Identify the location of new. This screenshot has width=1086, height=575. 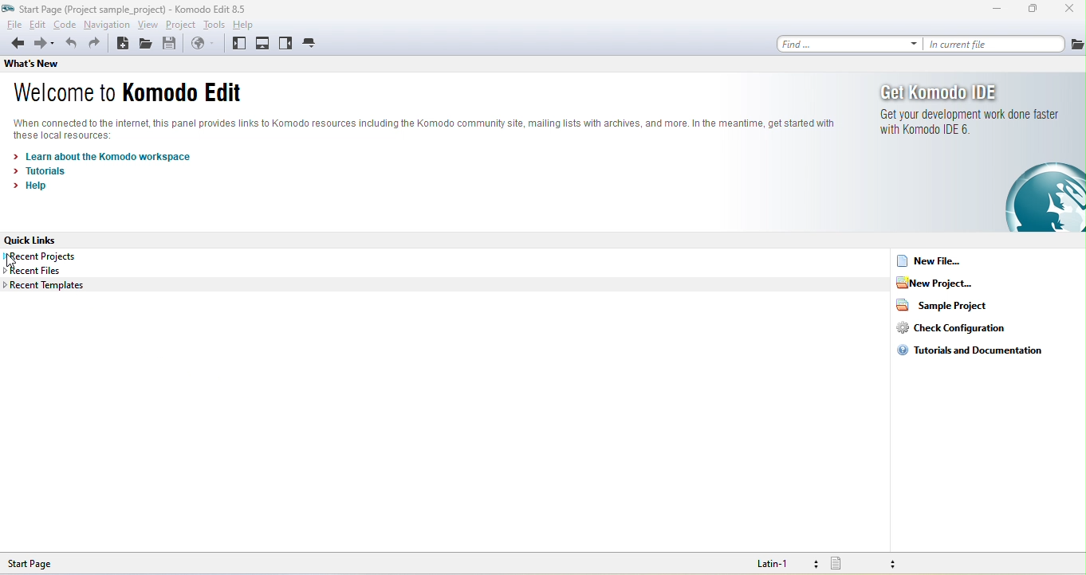
(121, 44).